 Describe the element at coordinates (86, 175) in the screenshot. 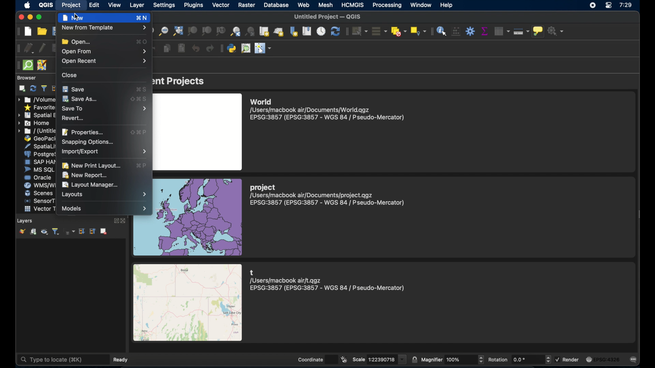

I see `new report` at that location.